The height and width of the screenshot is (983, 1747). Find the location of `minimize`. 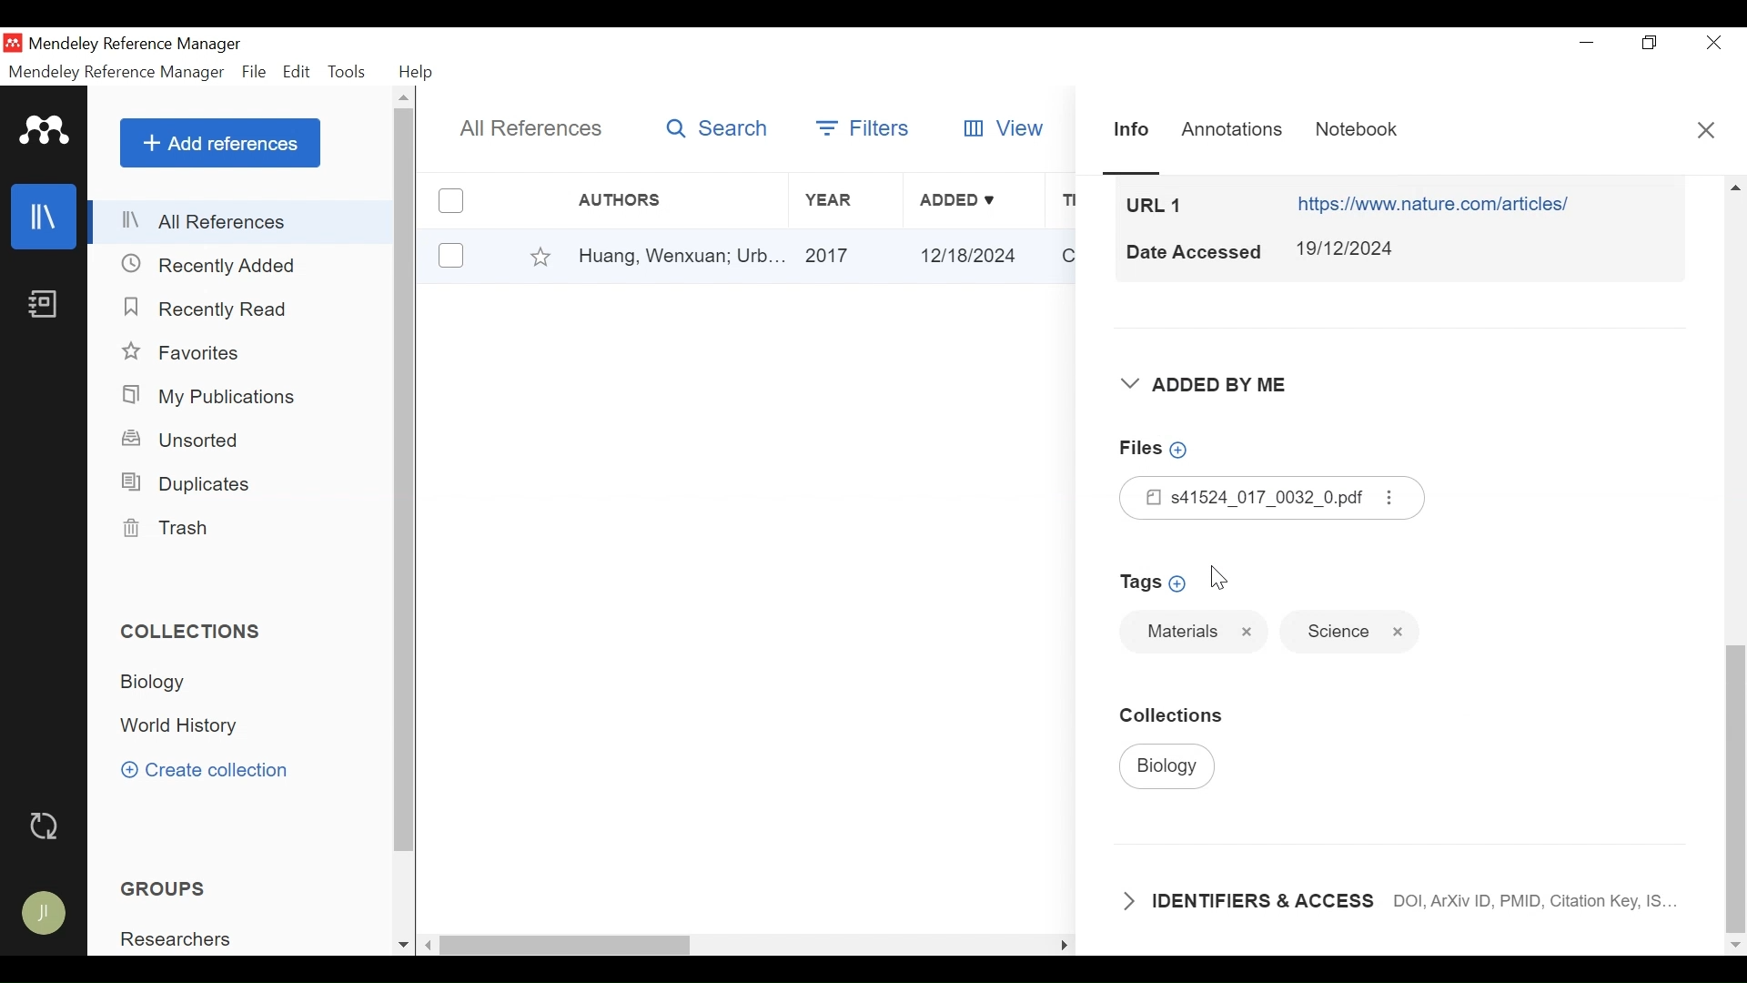

minimize is located at coordinates (1586, 42).